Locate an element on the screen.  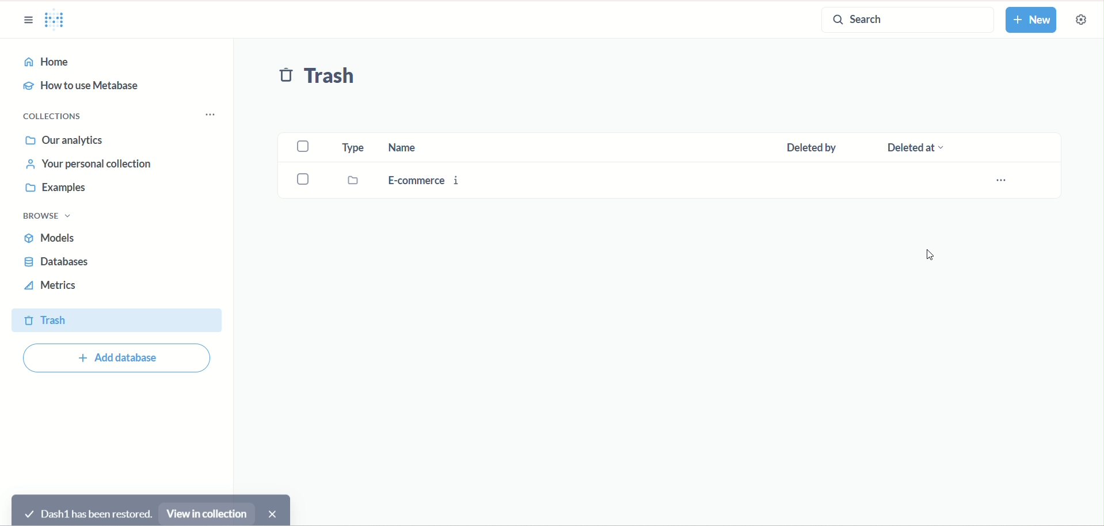
our annalytics is located at coordinates (67, 139).